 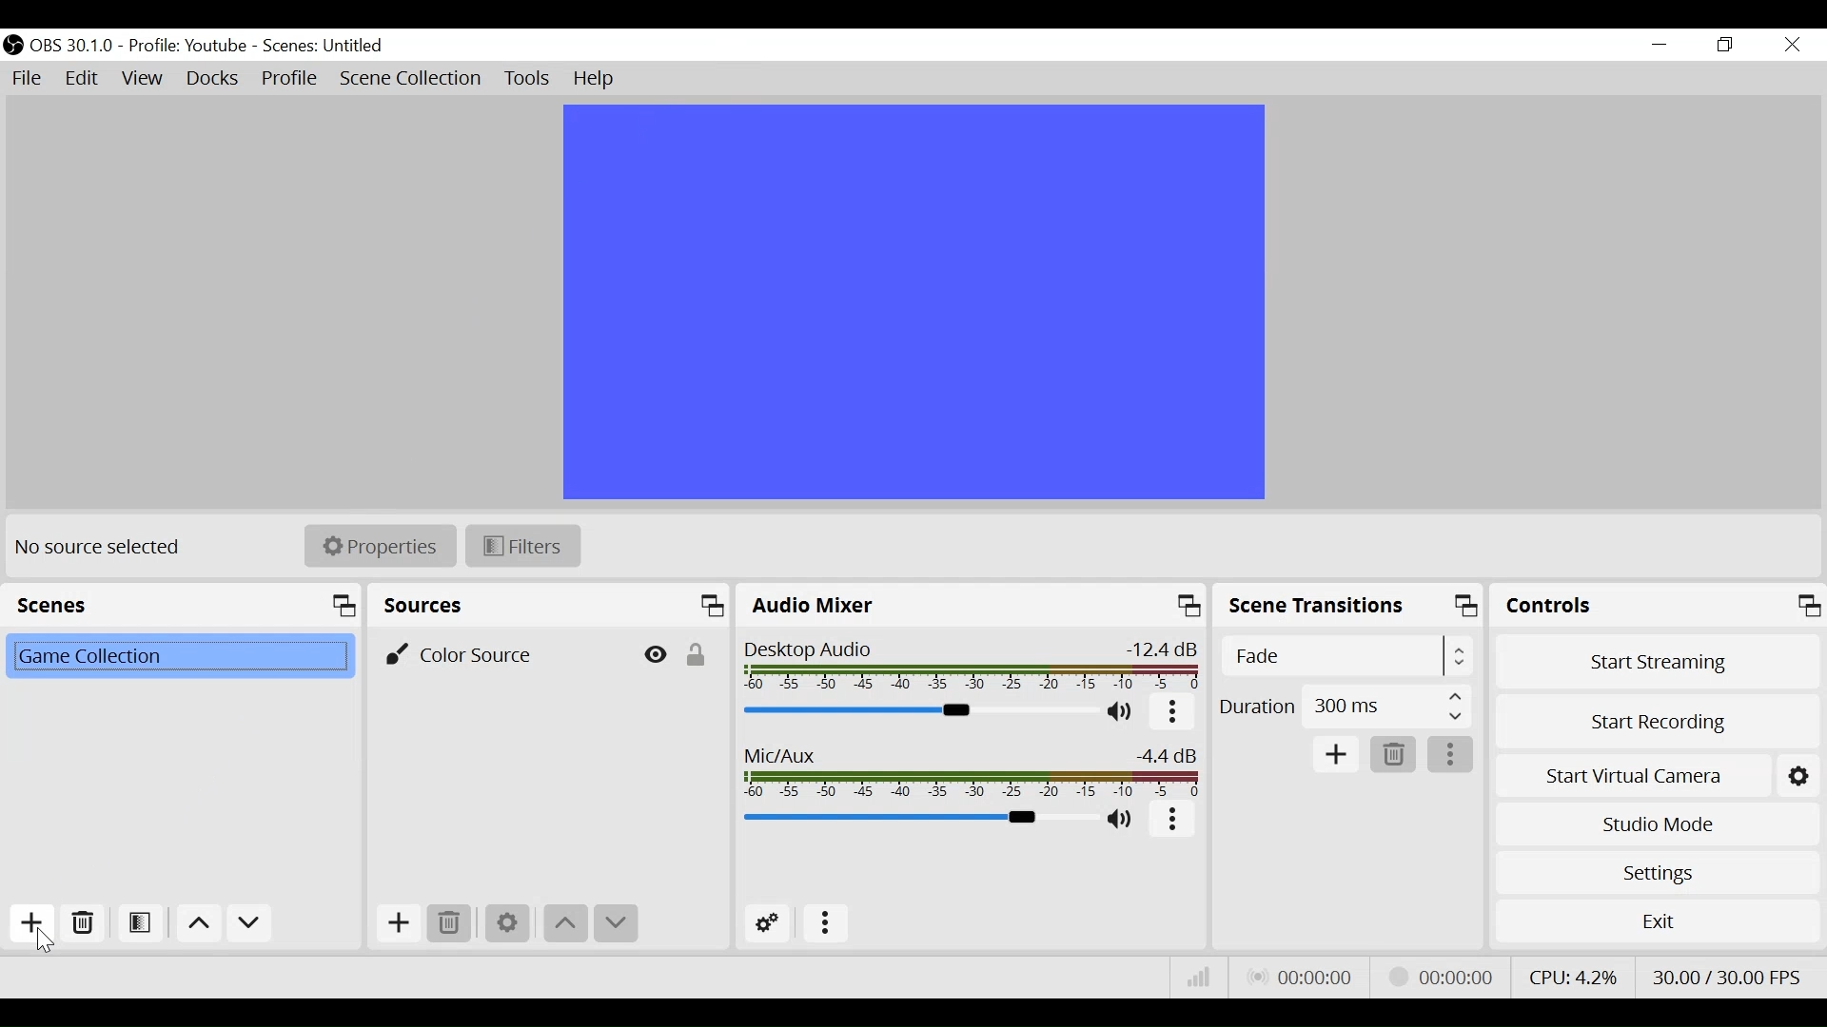 I want to click on Desktop Audio Slider, so click(x=922, y=711).